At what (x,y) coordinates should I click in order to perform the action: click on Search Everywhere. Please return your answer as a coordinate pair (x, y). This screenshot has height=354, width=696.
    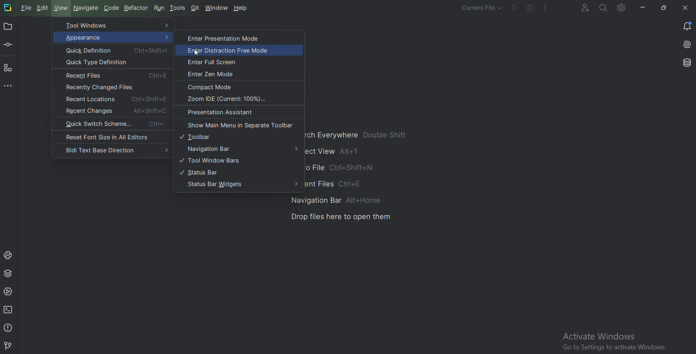
    Looking at the image, I should click on (603, 8).